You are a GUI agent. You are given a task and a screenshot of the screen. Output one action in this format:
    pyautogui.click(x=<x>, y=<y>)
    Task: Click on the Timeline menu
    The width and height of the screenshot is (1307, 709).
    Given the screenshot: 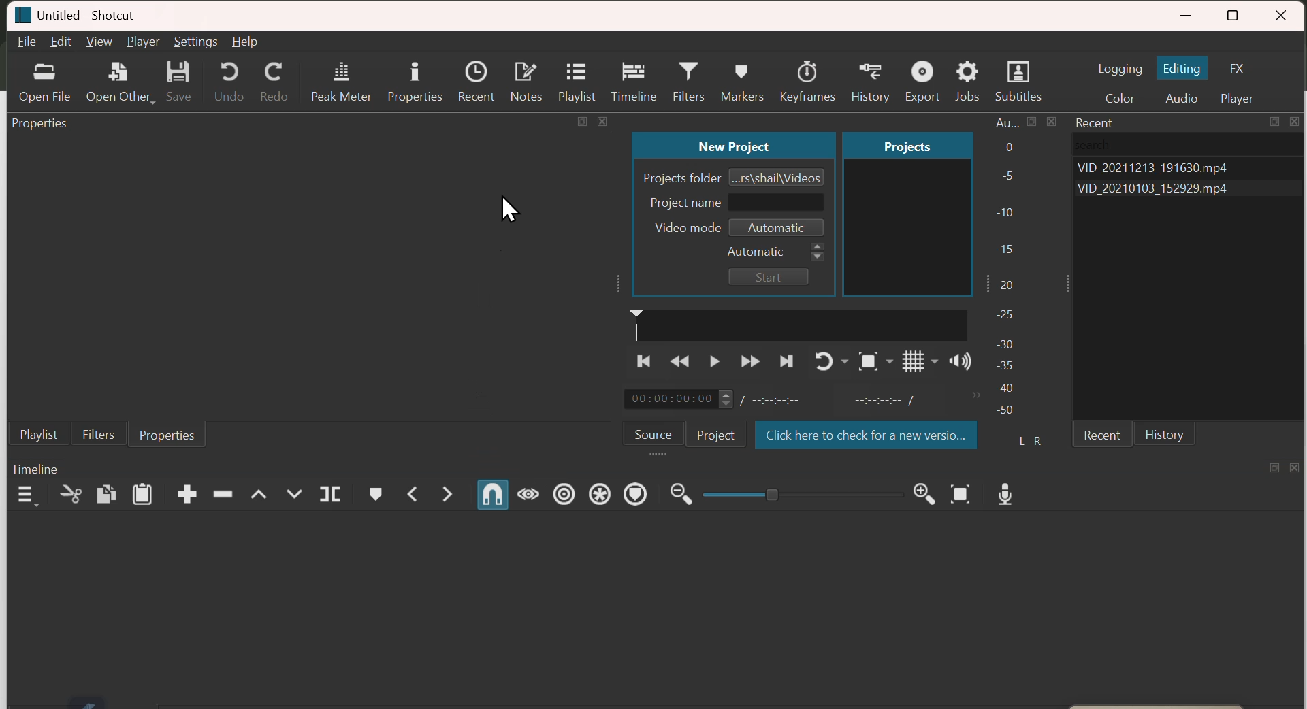 What is the action you would take?
    pyautogui.click(x=27, y=494)
    